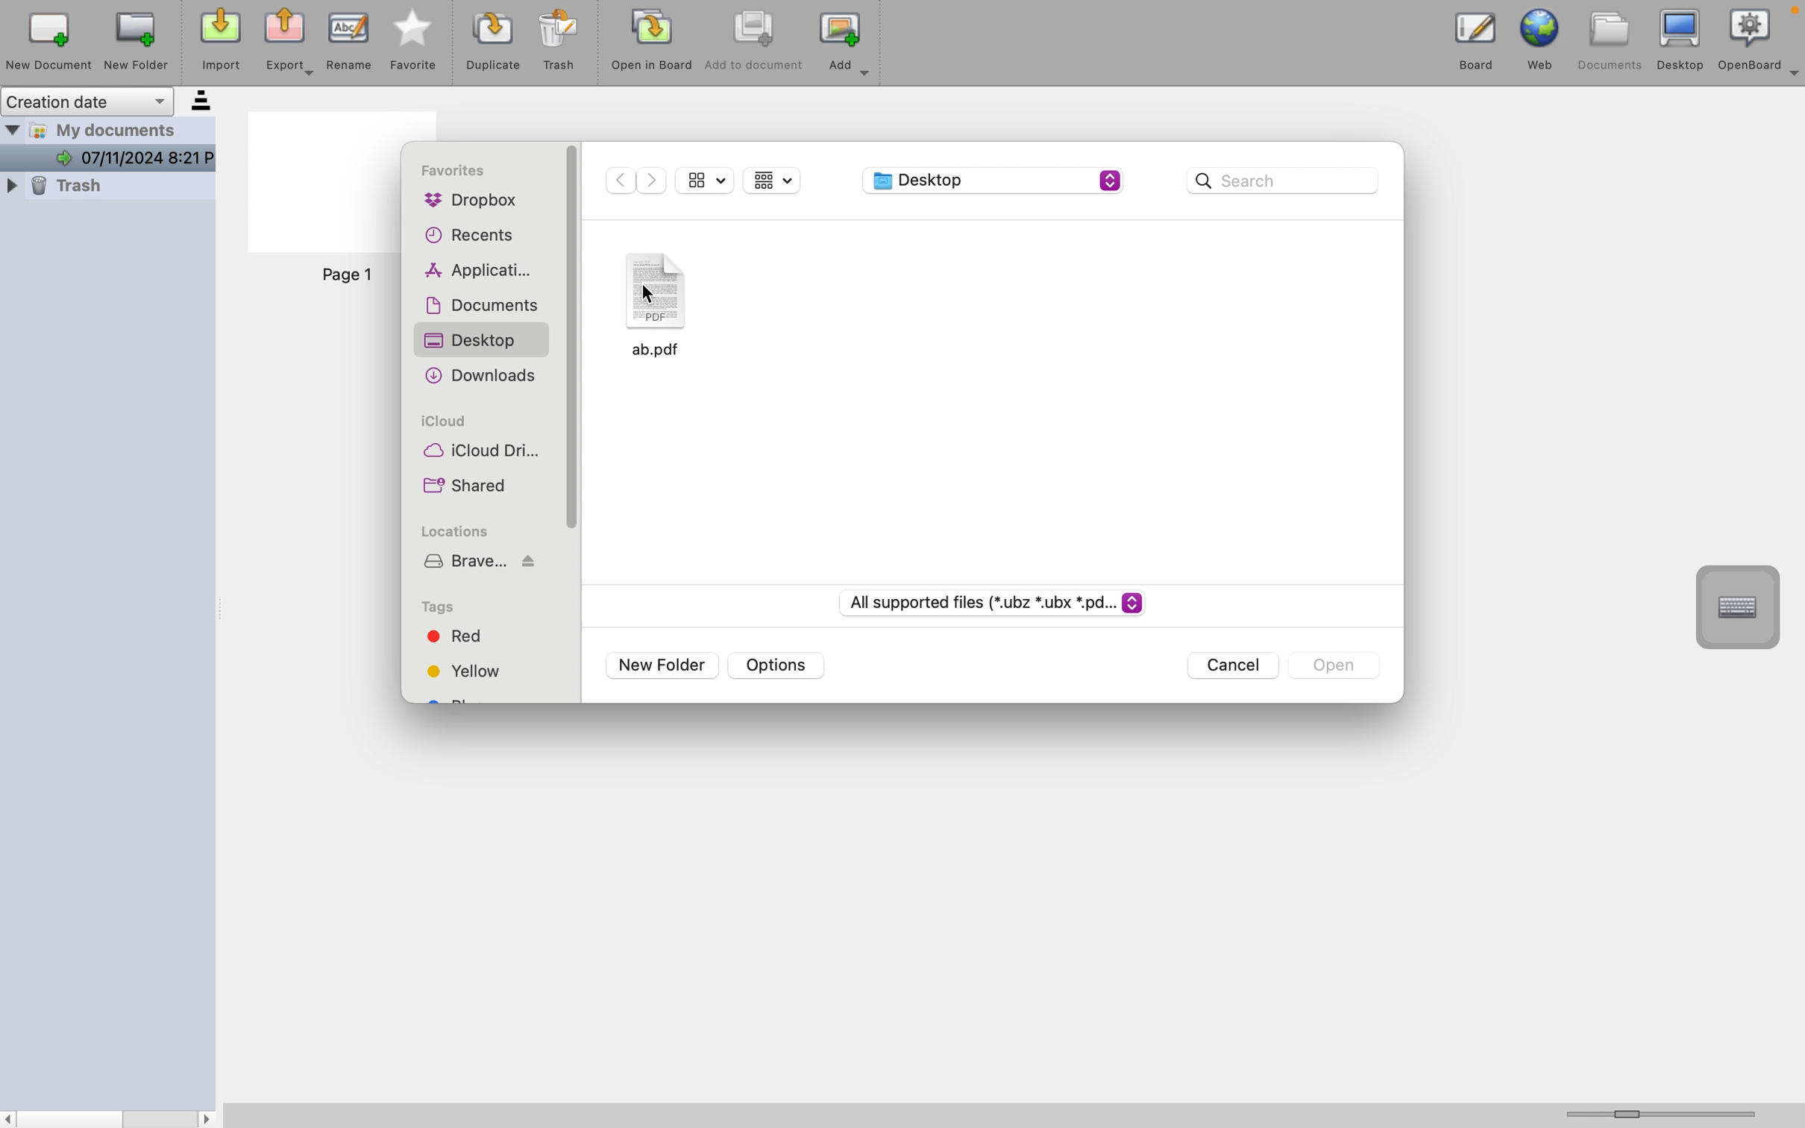 Image resolution: width=1805 pixels, height=1128 pixels. Describe the element at coordinates (477, 452) in the screenshot. I see `icloud drive` at that location.